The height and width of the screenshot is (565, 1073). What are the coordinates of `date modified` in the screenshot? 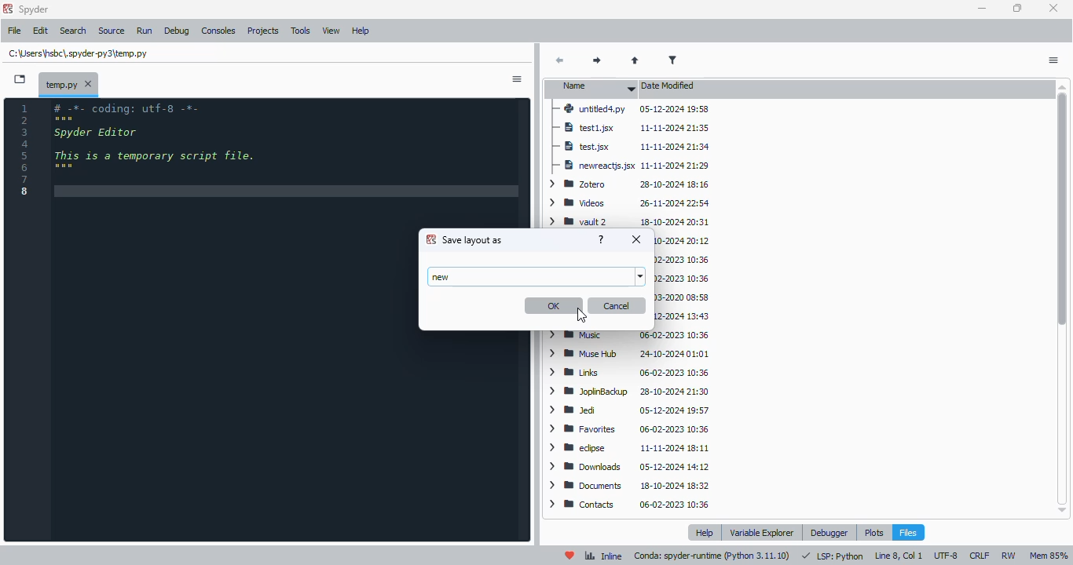 It's located at (671, 86).